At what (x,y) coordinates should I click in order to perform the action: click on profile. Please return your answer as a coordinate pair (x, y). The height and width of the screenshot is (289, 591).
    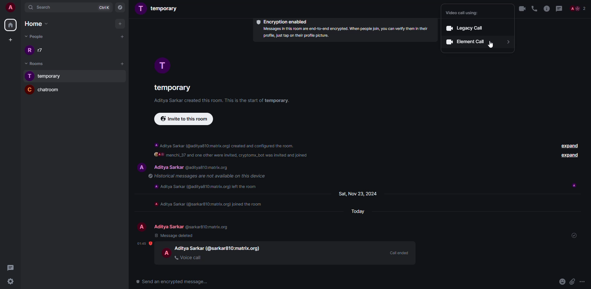
    Looking at the image, I should click on (160, 65).